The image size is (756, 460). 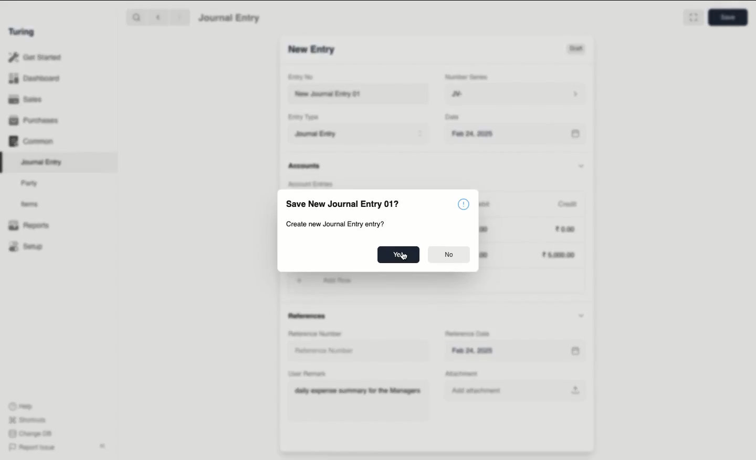 I want to click on Shortcuts, so click(x=29, y=420).